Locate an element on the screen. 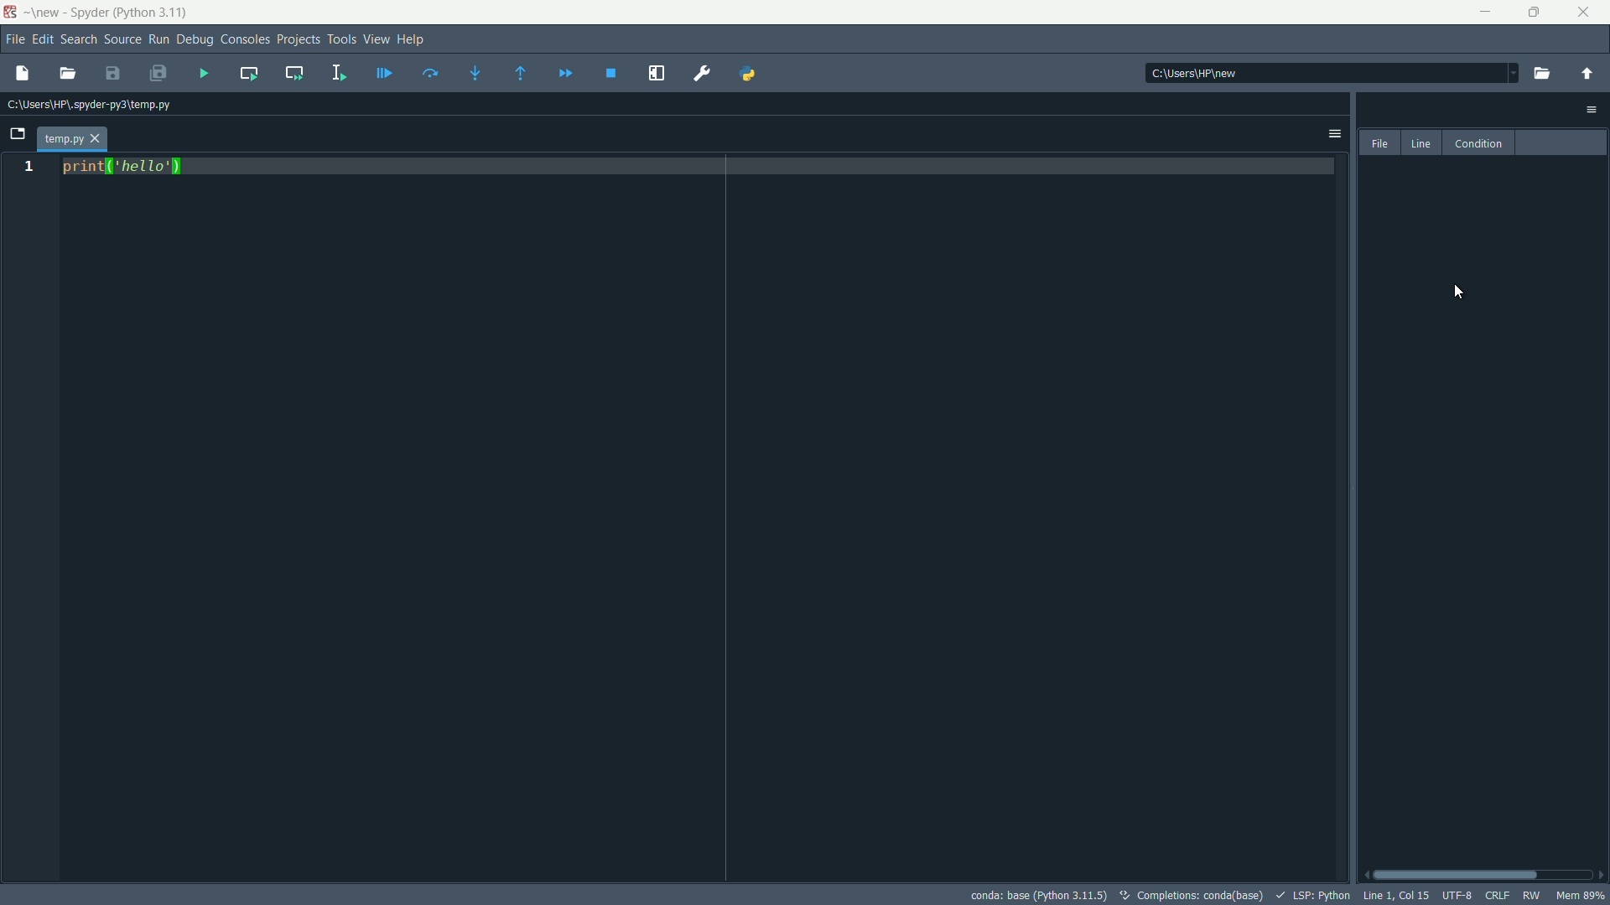 The width and height of the screenshot is (1610, 905). browse directory is located at coordinates (1544, 73).